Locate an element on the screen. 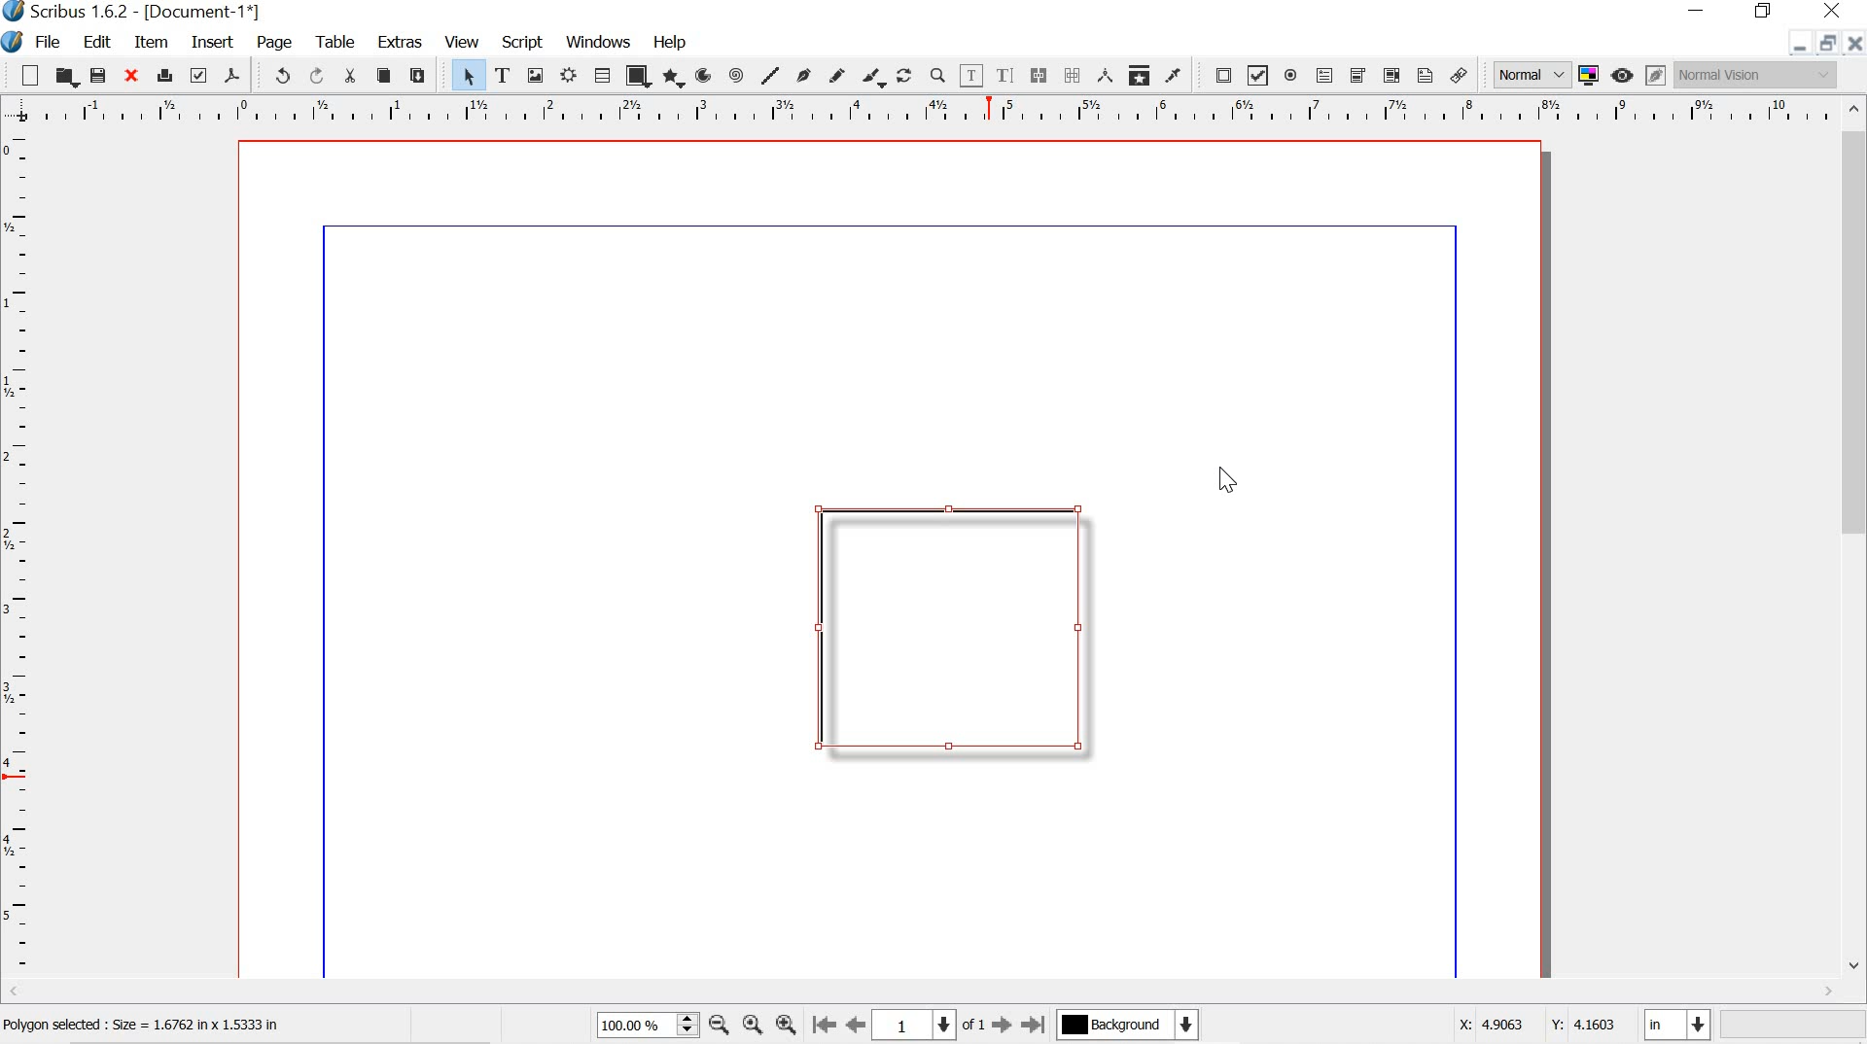 The width and height of the screenshot is (1867, 1044). Scribus 1.6.2 - [Document-1*] is located at coordinates (147, 13).